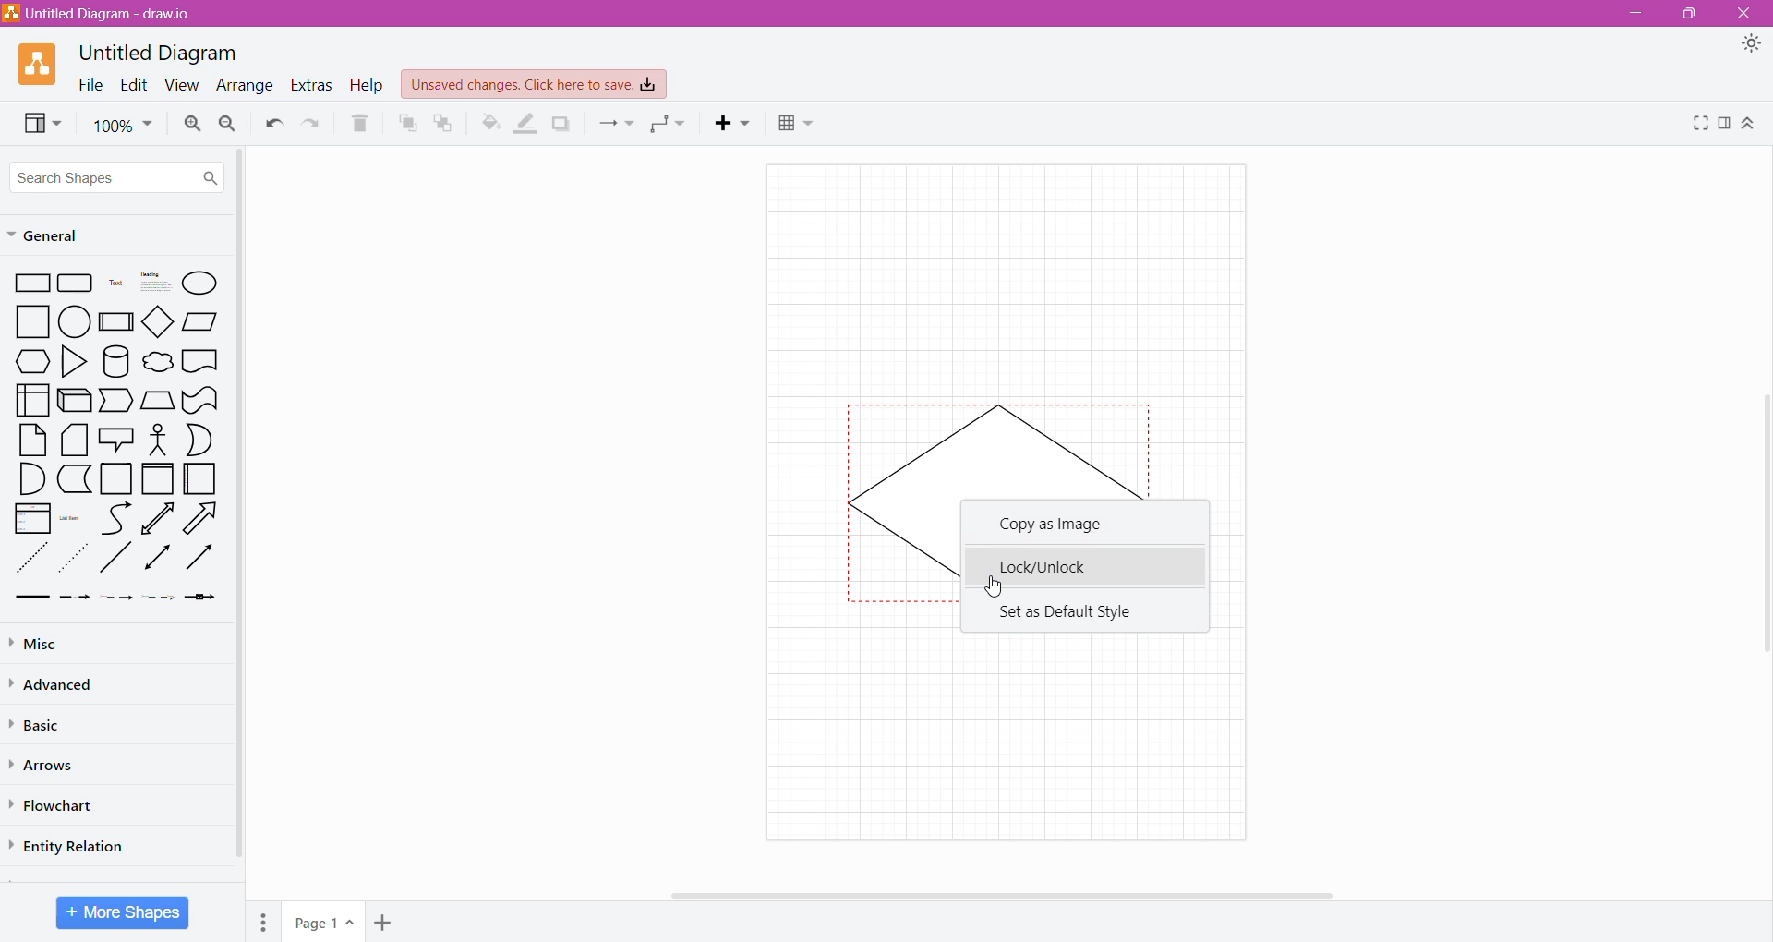 The height and width of the screenshot is (942, 1773). Describe the element at coordinates (32, 562) in the screenshot. I see `Dashed Line` at that location.